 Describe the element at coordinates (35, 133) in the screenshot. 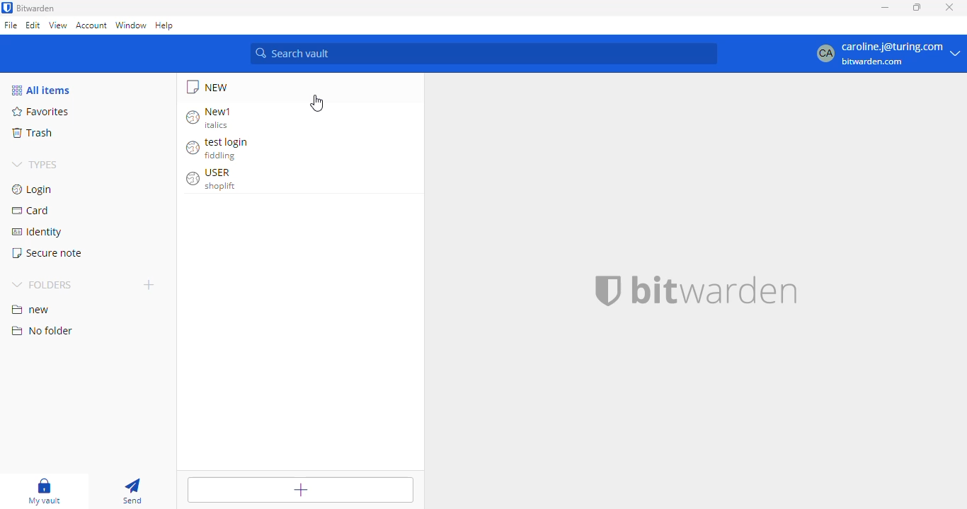

I see `trash` at that location.